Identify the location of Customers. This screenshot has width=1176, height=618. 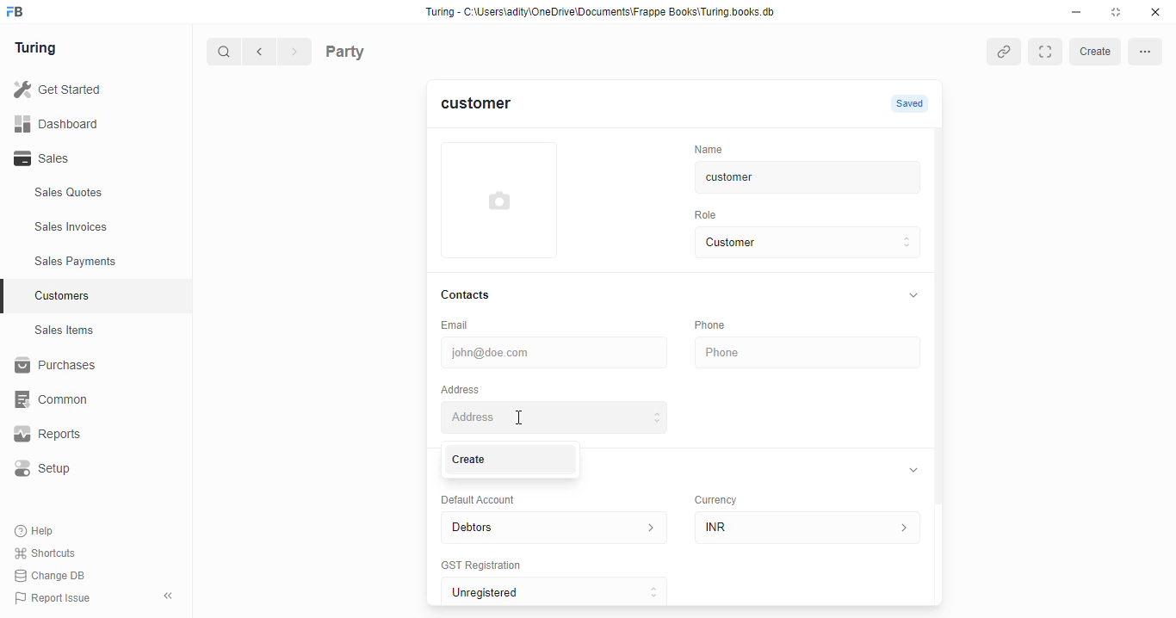
(106, 294).